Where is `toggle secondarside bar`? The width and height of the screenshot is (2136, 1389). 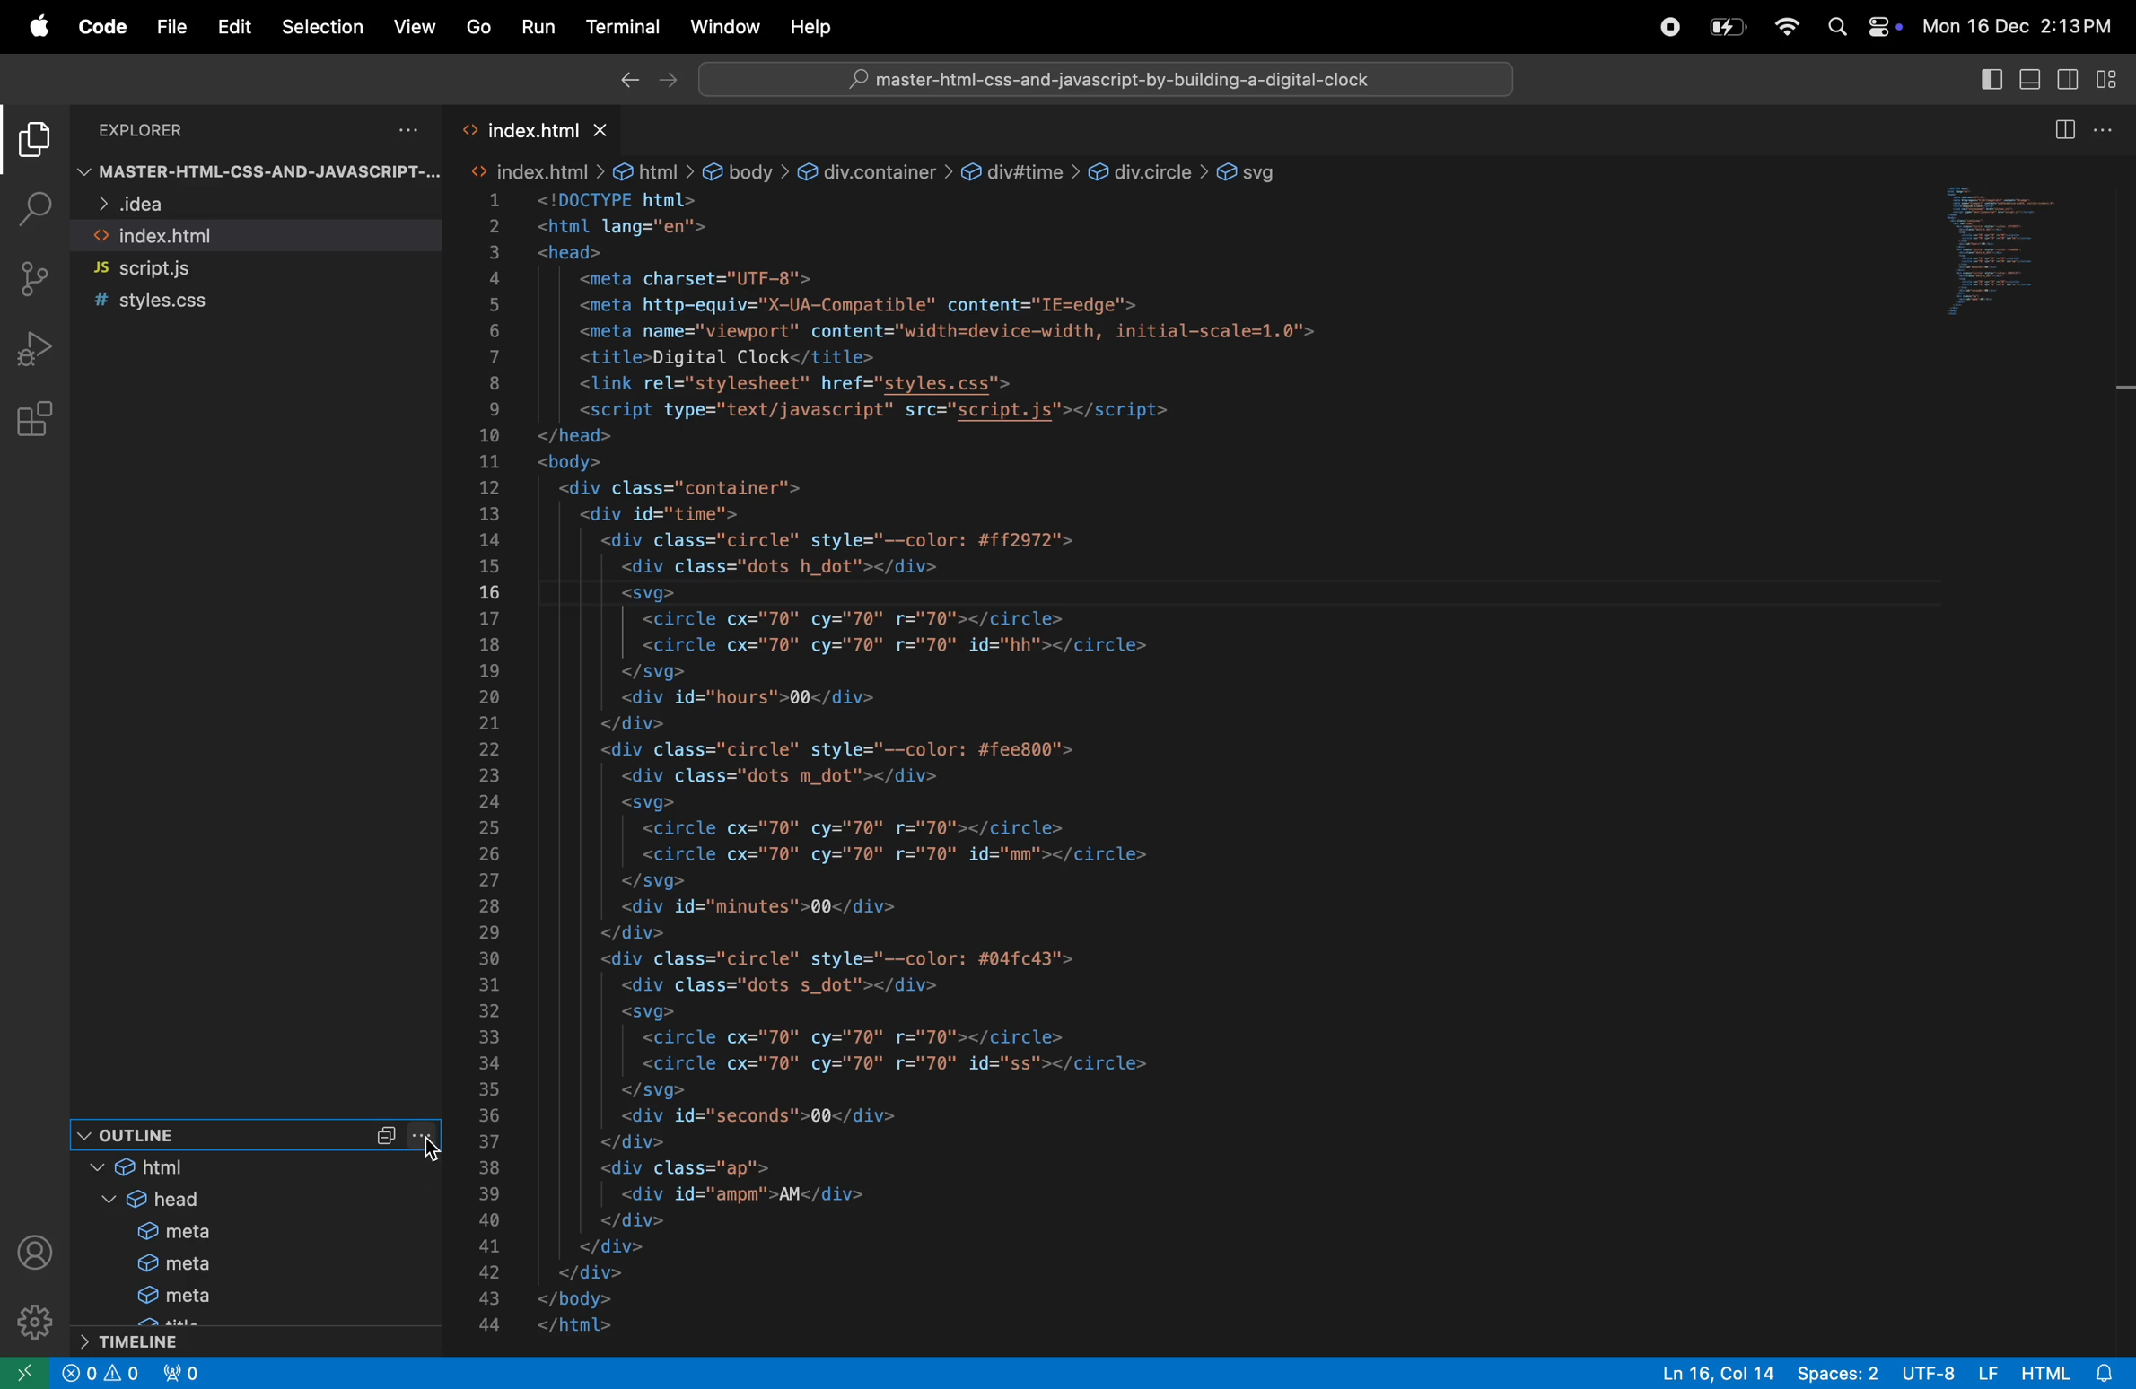
toggle secondarside bar is located at coordinates (2075, 82).